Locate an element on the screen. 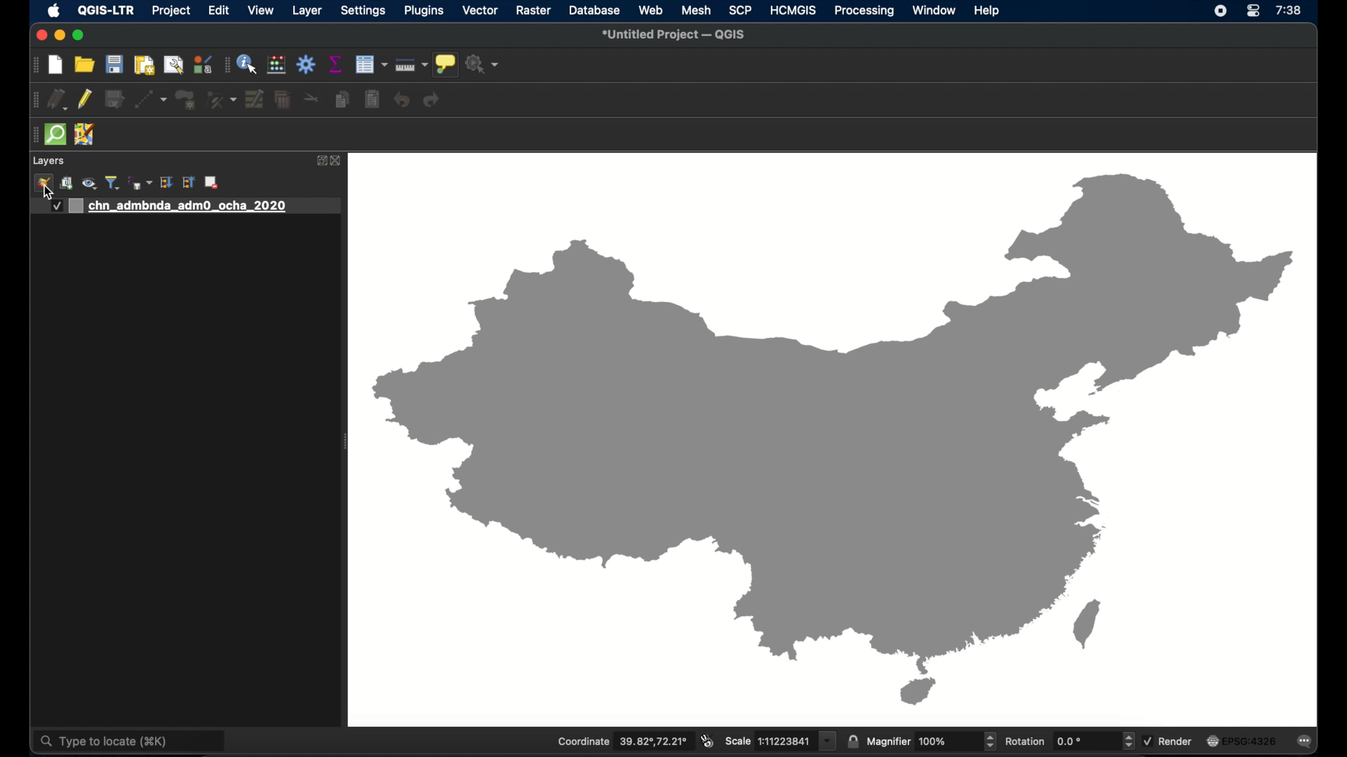 The image size is (1347, 757). no action selected is located at coordinates (483, 64).